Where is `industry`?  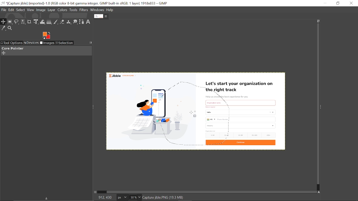
industry is located at coordinates (241, 126).